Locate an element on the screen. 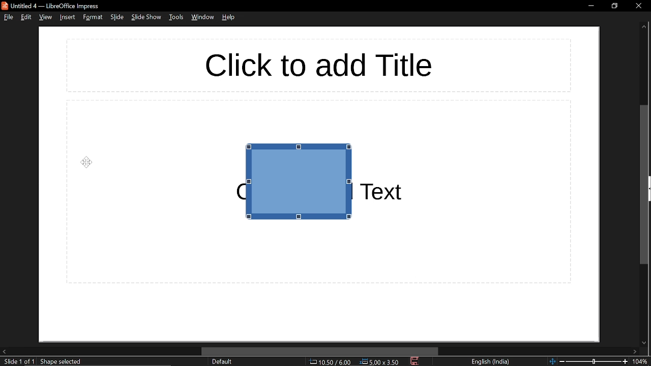  Move down is located at coordinates (644, 342).